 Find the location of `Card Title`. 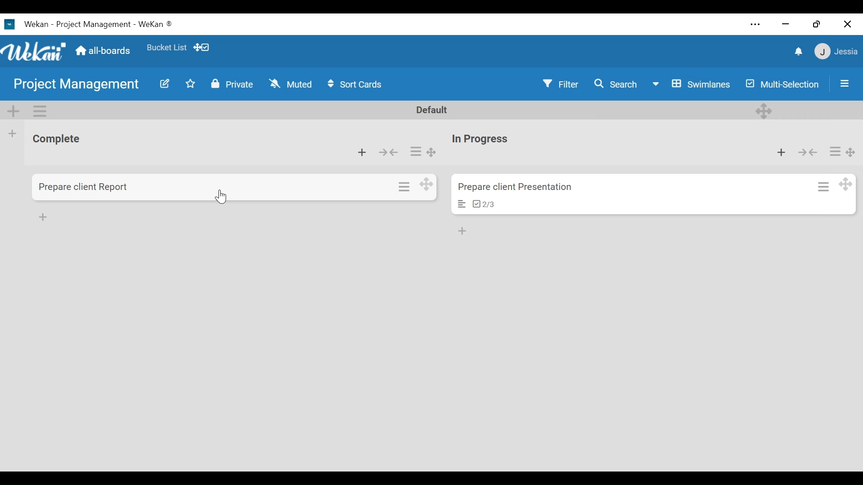

Card Title is located at coordinates (85, 187).